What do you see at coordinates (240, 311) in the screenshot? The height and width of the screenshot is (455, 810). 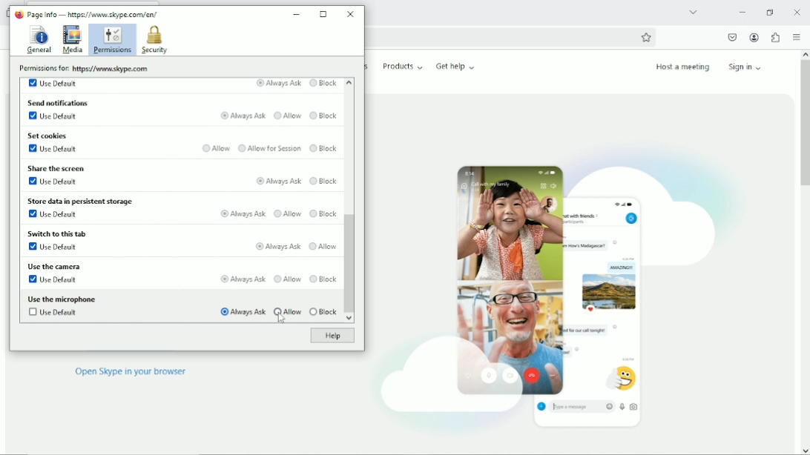 I see `Always ask` at bounding box center [240, 311].